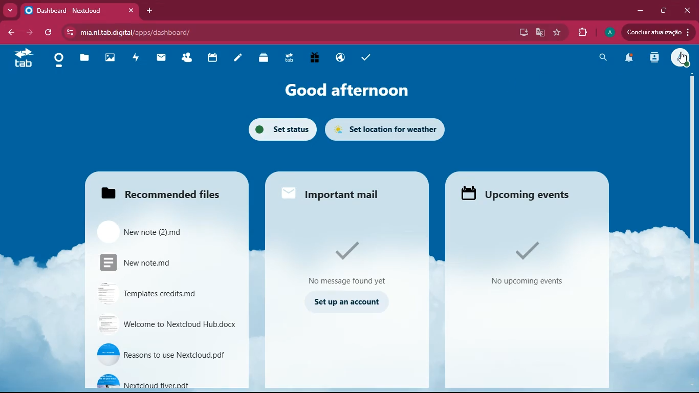 This screenshot has height=393, width=699. I want to click on set status, so click(278, 129).